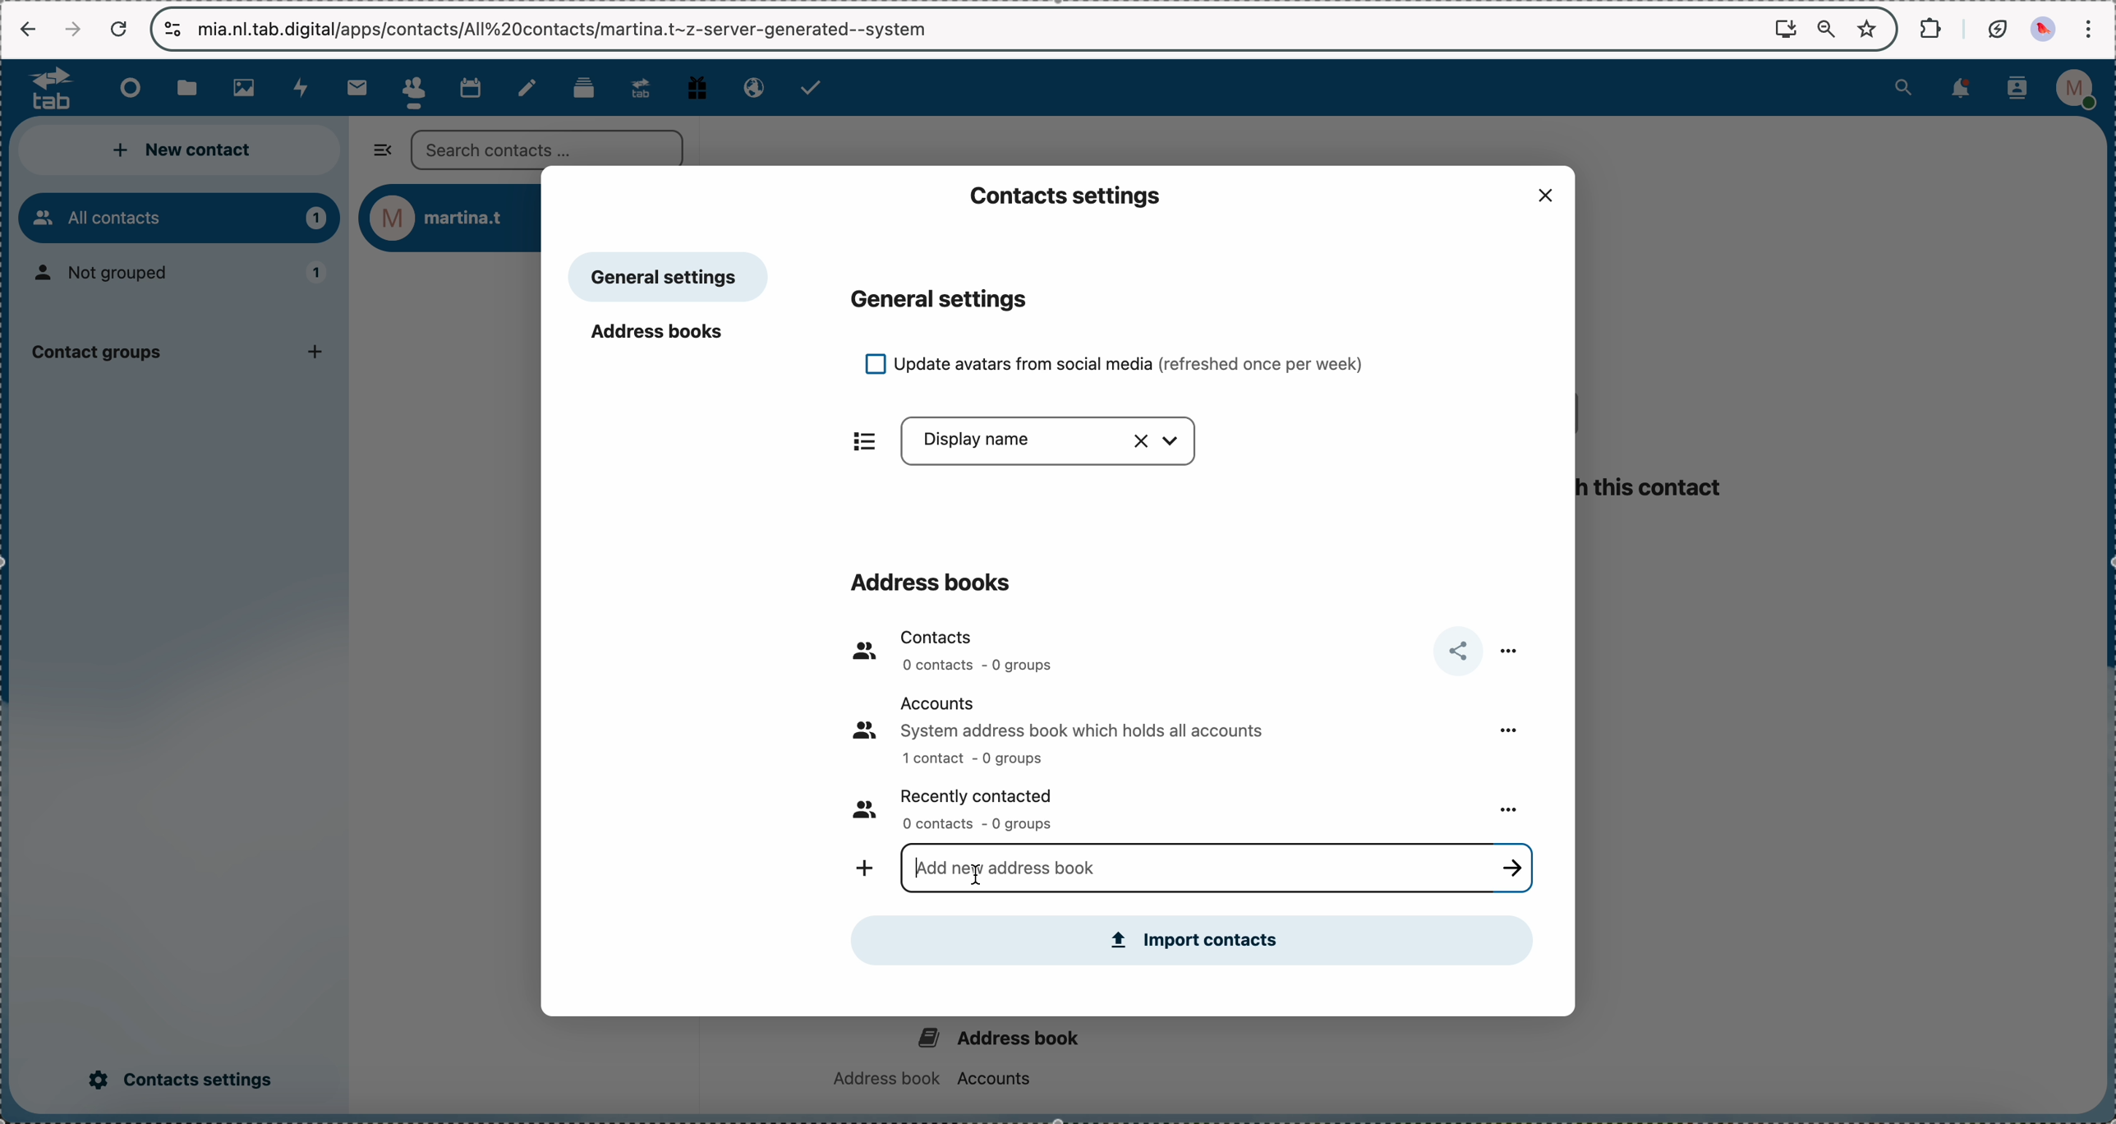 The height and width of the screenshot is (1124, 2116). Describe the element at coordinates (178, 219) in the screenshot. I see `all contacts` at that location.